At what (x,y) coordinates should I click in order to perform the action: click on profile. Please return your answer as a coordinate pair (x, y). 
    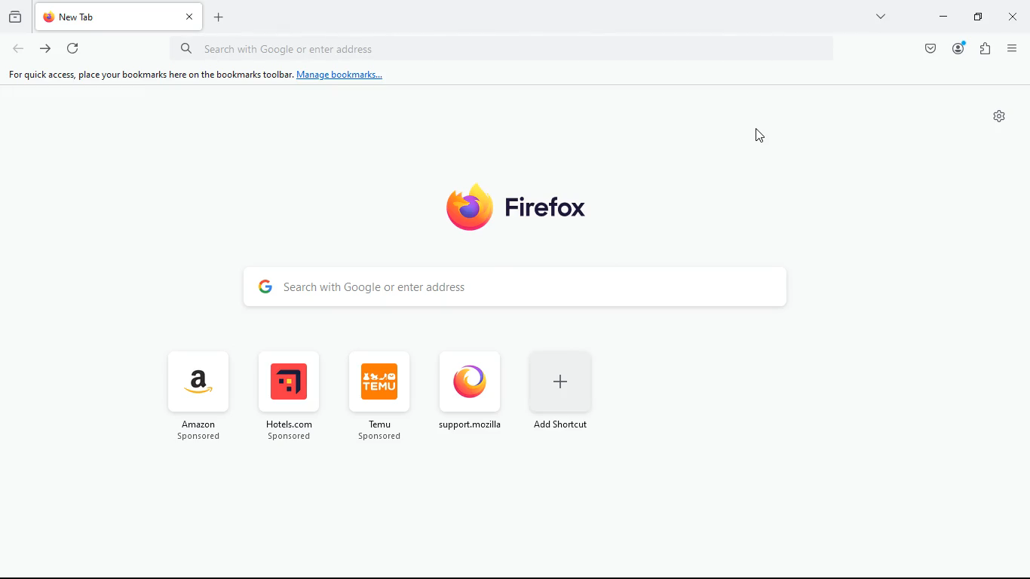
    Looking at the image, I should click on (958, 48).